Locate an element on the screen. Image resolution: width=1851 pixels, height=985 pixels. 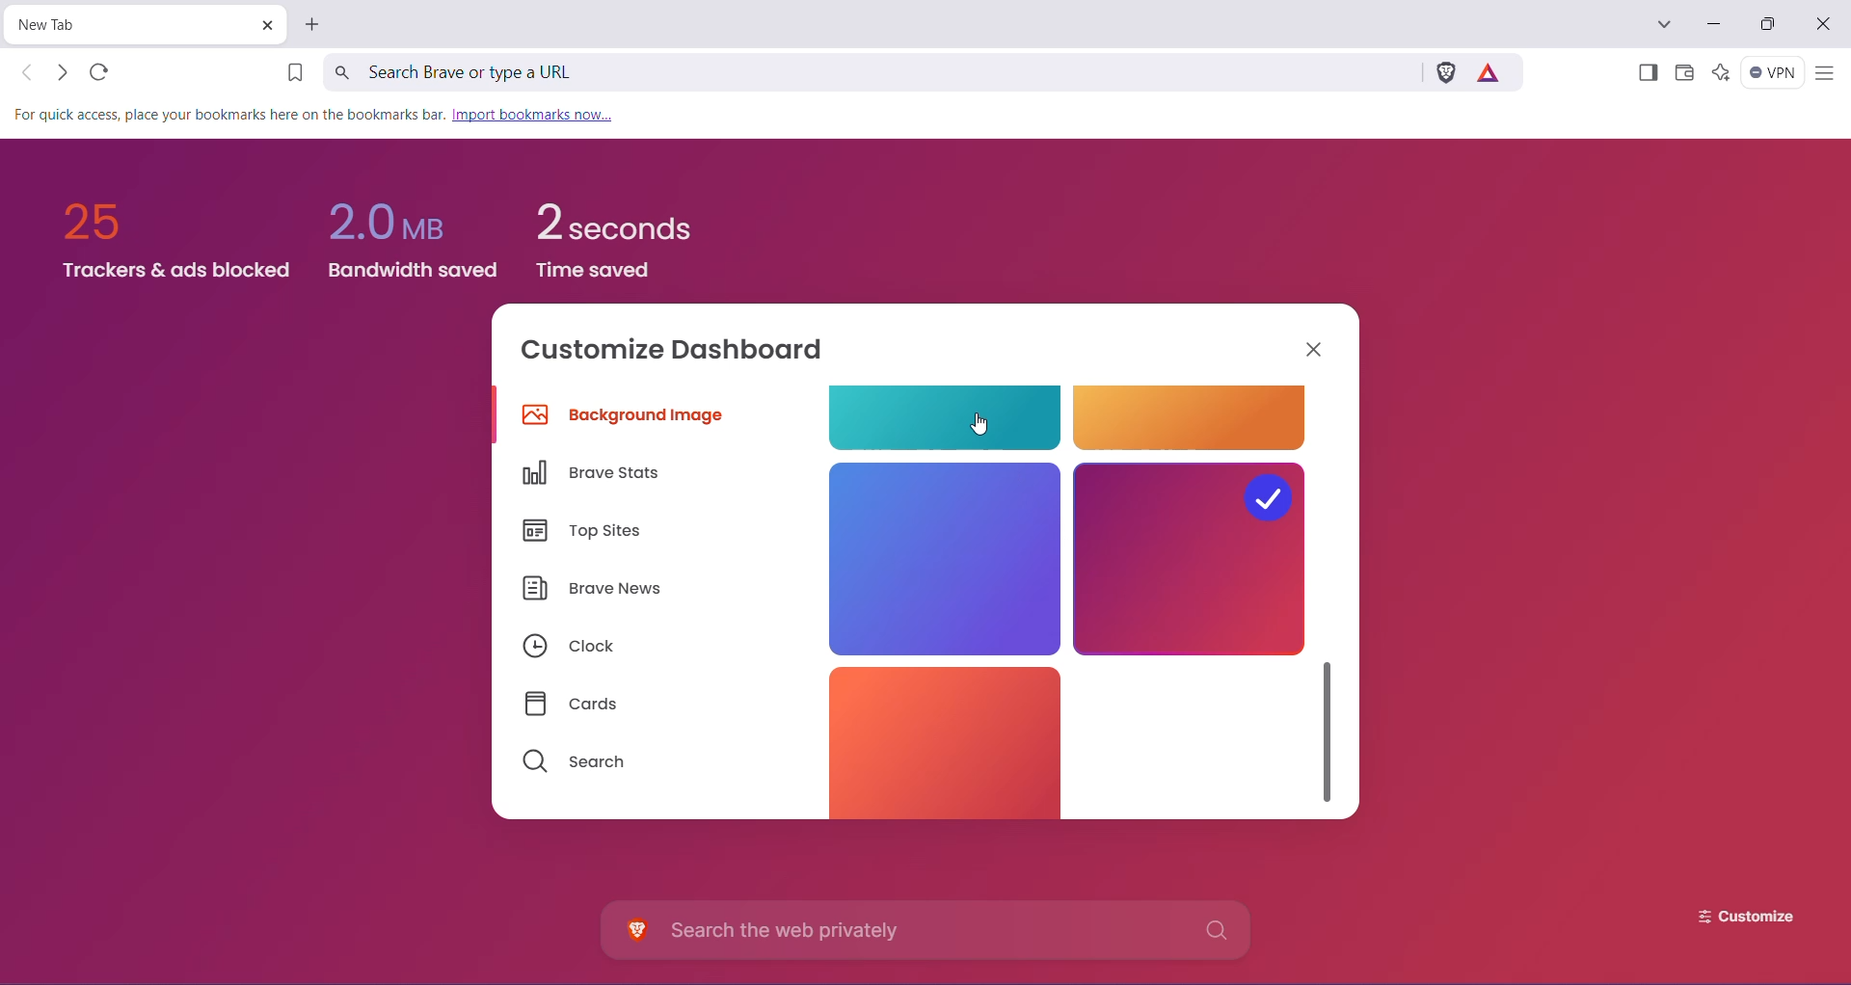
2 seconds Time saved is located at coordinates (629, 226).